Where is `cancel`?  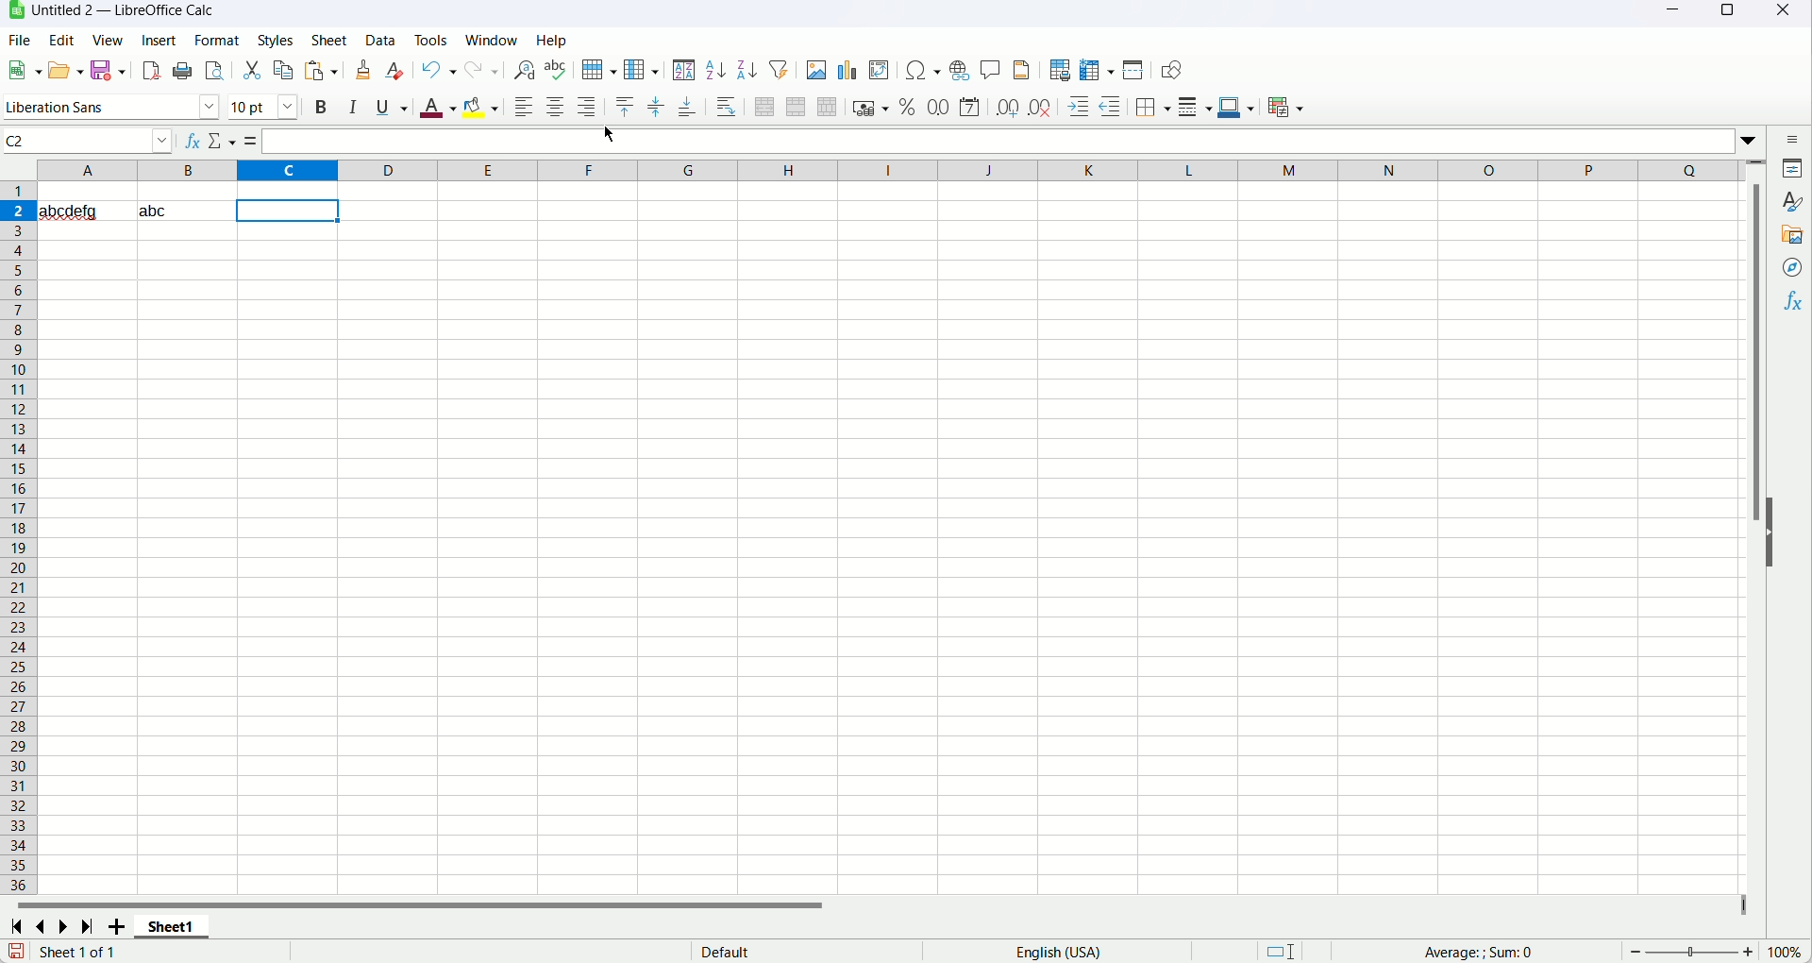 cancel is located at coordinates (217, 140).